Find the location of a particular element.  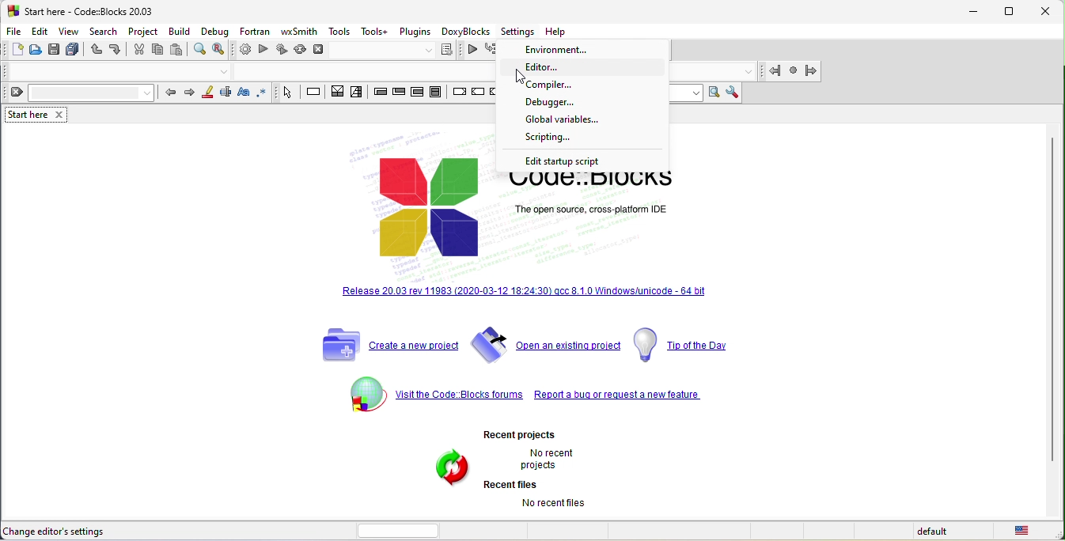

visit the code blocks forum report a bug  is located at coordinates (535, 393).